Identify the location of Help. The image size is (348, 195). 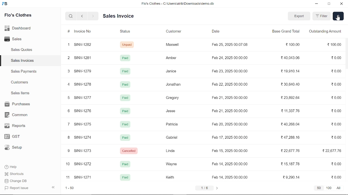
(14, 167).